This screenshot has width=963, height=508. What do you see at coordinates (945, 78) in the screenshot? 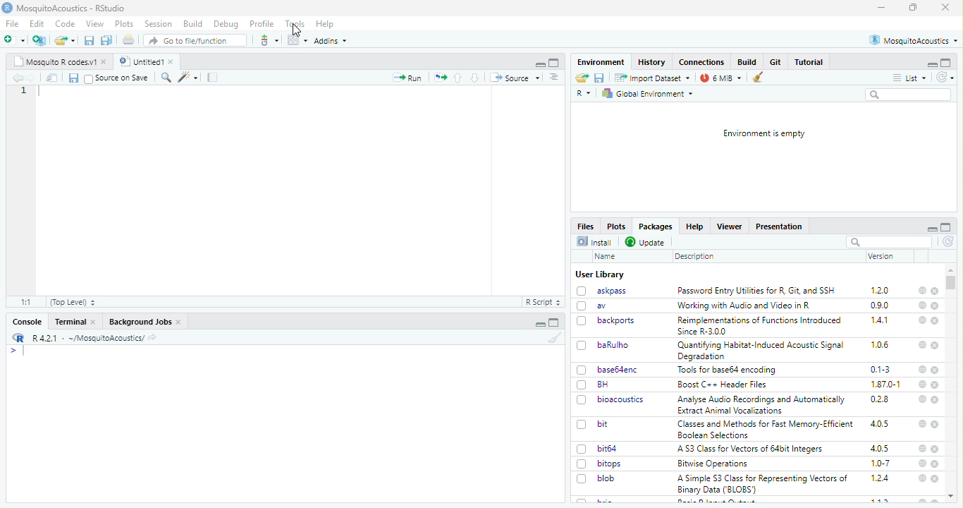
I see `sync` at bounding box center [945, 78].